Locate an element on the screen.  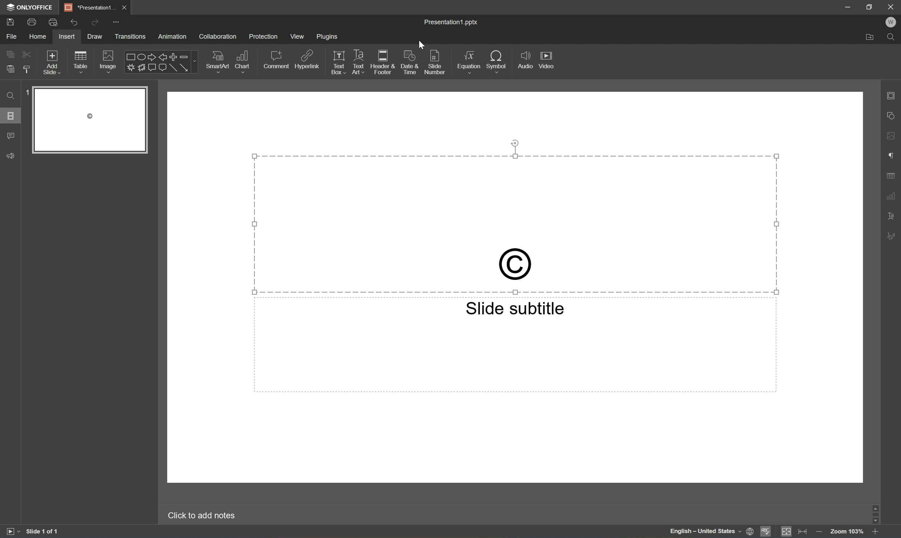
Print file is located at coordinates (32, 21).